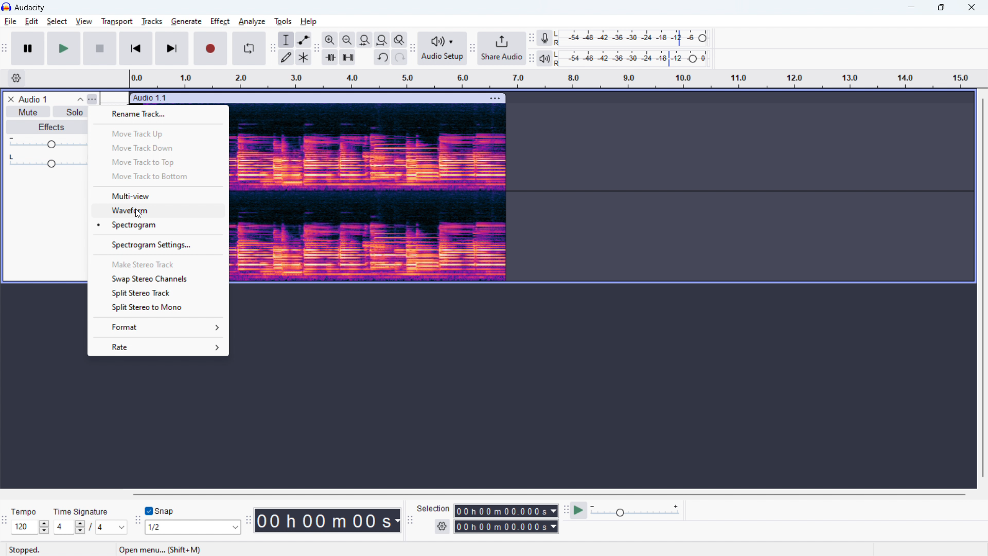  I want to click on file, so click(10, 22).